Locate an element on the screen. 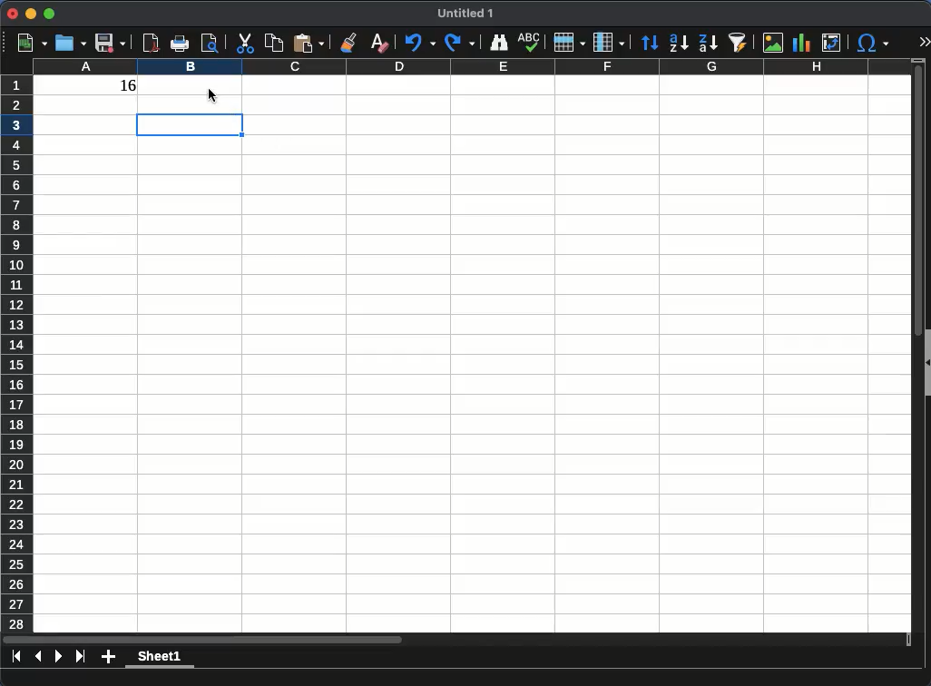 The height and width of the screenshot is (686, 931). sort is located at coordinates (650, 43).